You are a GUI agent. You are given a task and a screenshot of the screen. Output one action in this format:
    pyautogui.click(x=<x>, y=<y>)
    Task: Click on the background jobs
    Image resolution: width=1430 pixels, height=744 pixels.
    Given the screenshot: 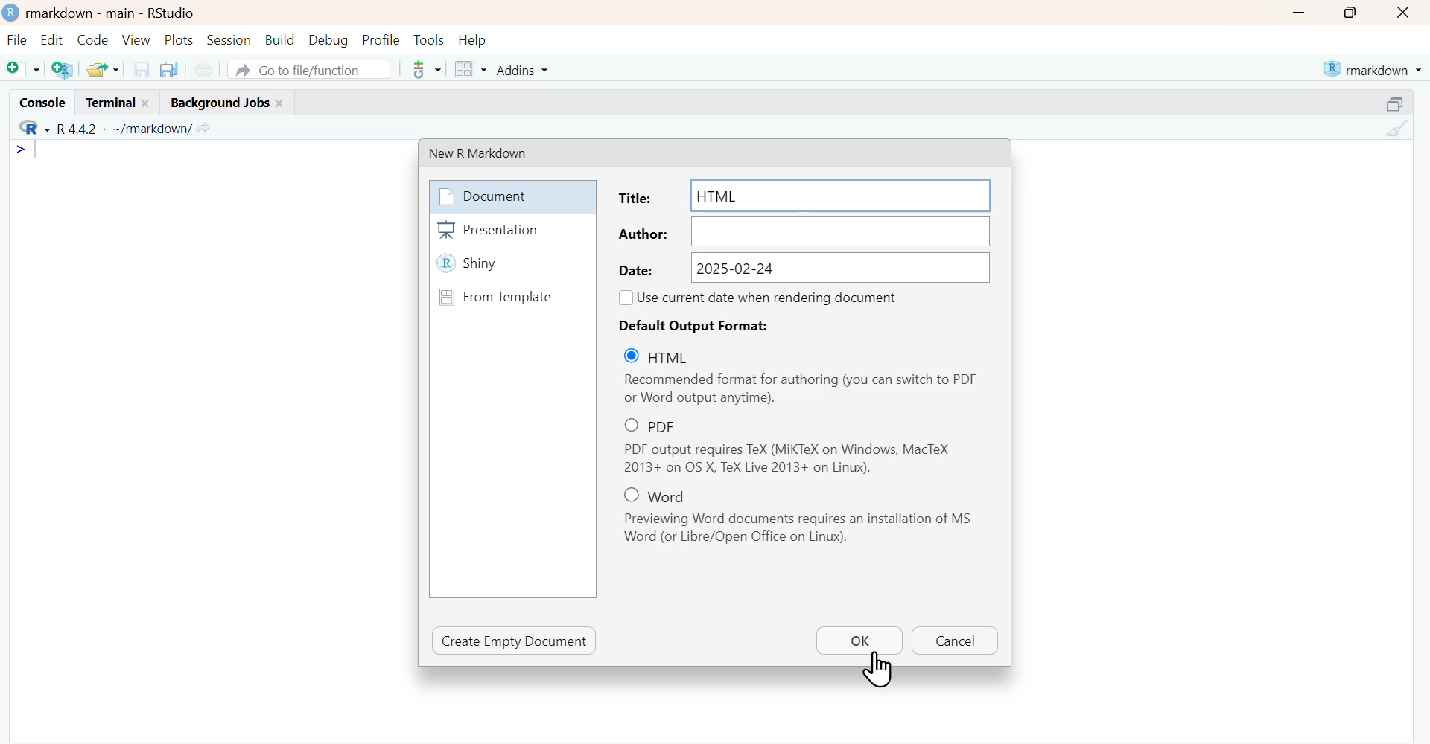 What is the action you would take?
    pyautogui.click(x=223, y=103)
    